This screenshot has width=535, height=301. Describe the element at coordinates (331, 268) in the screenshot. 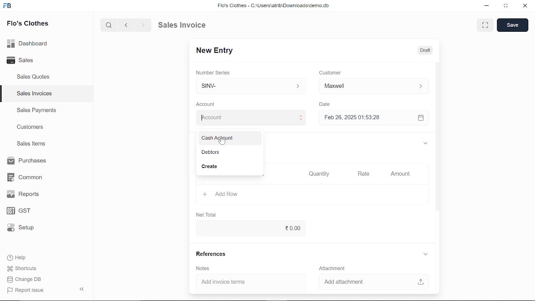

I see `‘Attachment` at that location.